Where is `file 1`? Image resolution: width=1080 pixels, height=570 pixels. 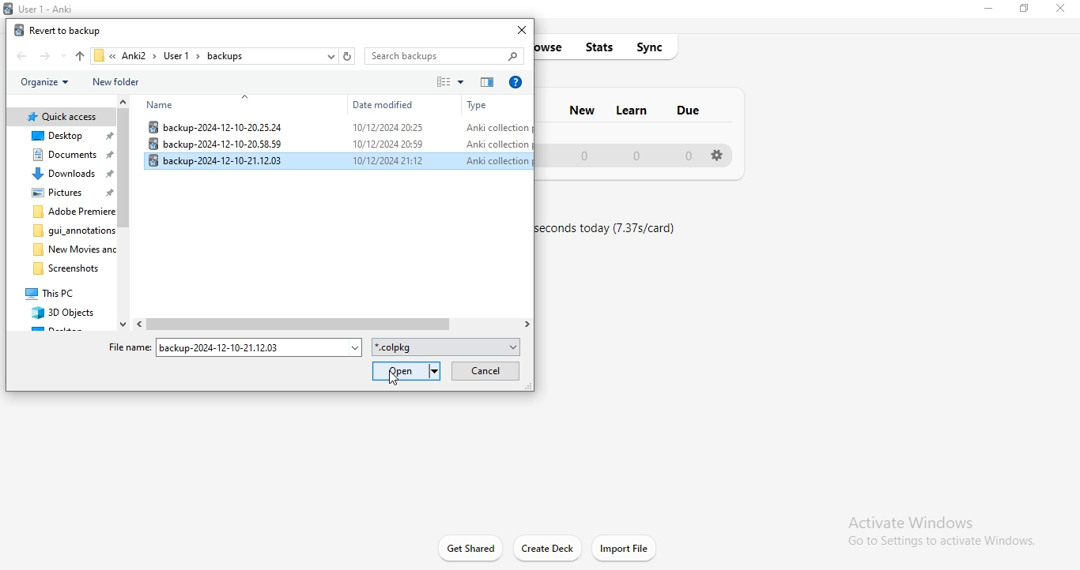
file 1 is located at coordinates (335, 126).